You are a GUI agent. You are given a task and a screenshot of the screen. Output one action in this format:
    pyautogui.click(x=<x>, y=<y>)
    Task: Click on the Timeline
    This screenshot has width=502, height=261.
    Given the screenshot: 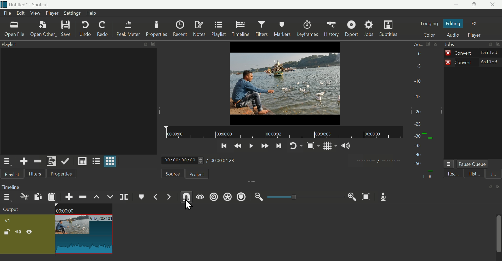 What is the action you would take?
    pyautogui.click(x=241, y=29)
    